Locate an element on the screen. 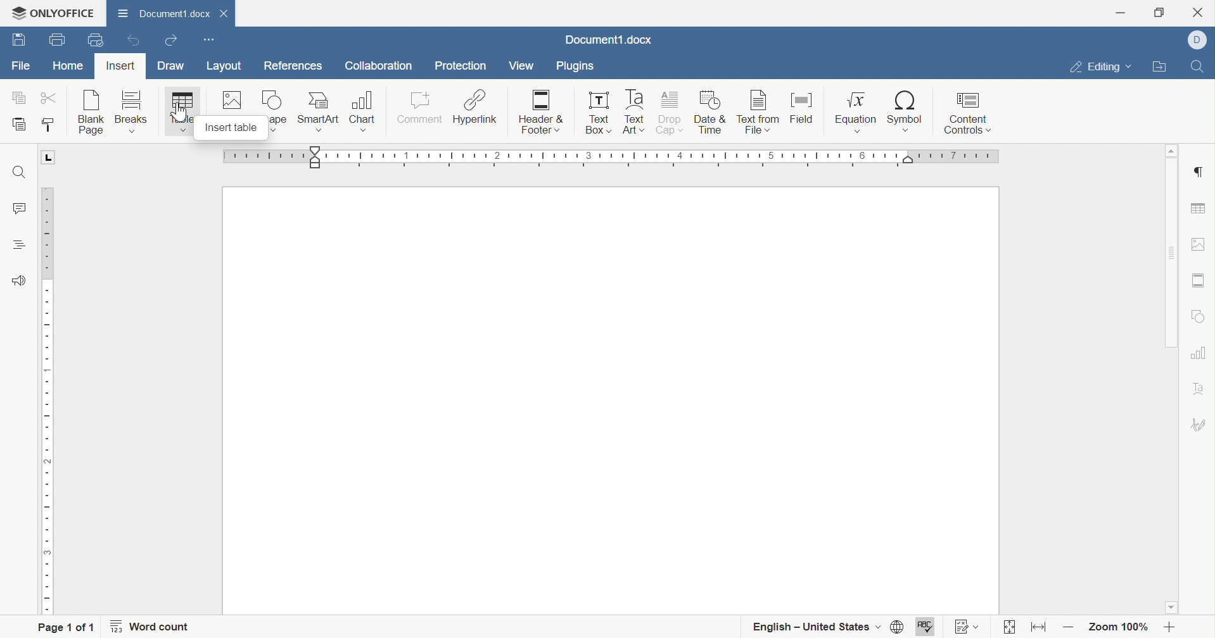  Set document language is located at coordinates (898, 625).